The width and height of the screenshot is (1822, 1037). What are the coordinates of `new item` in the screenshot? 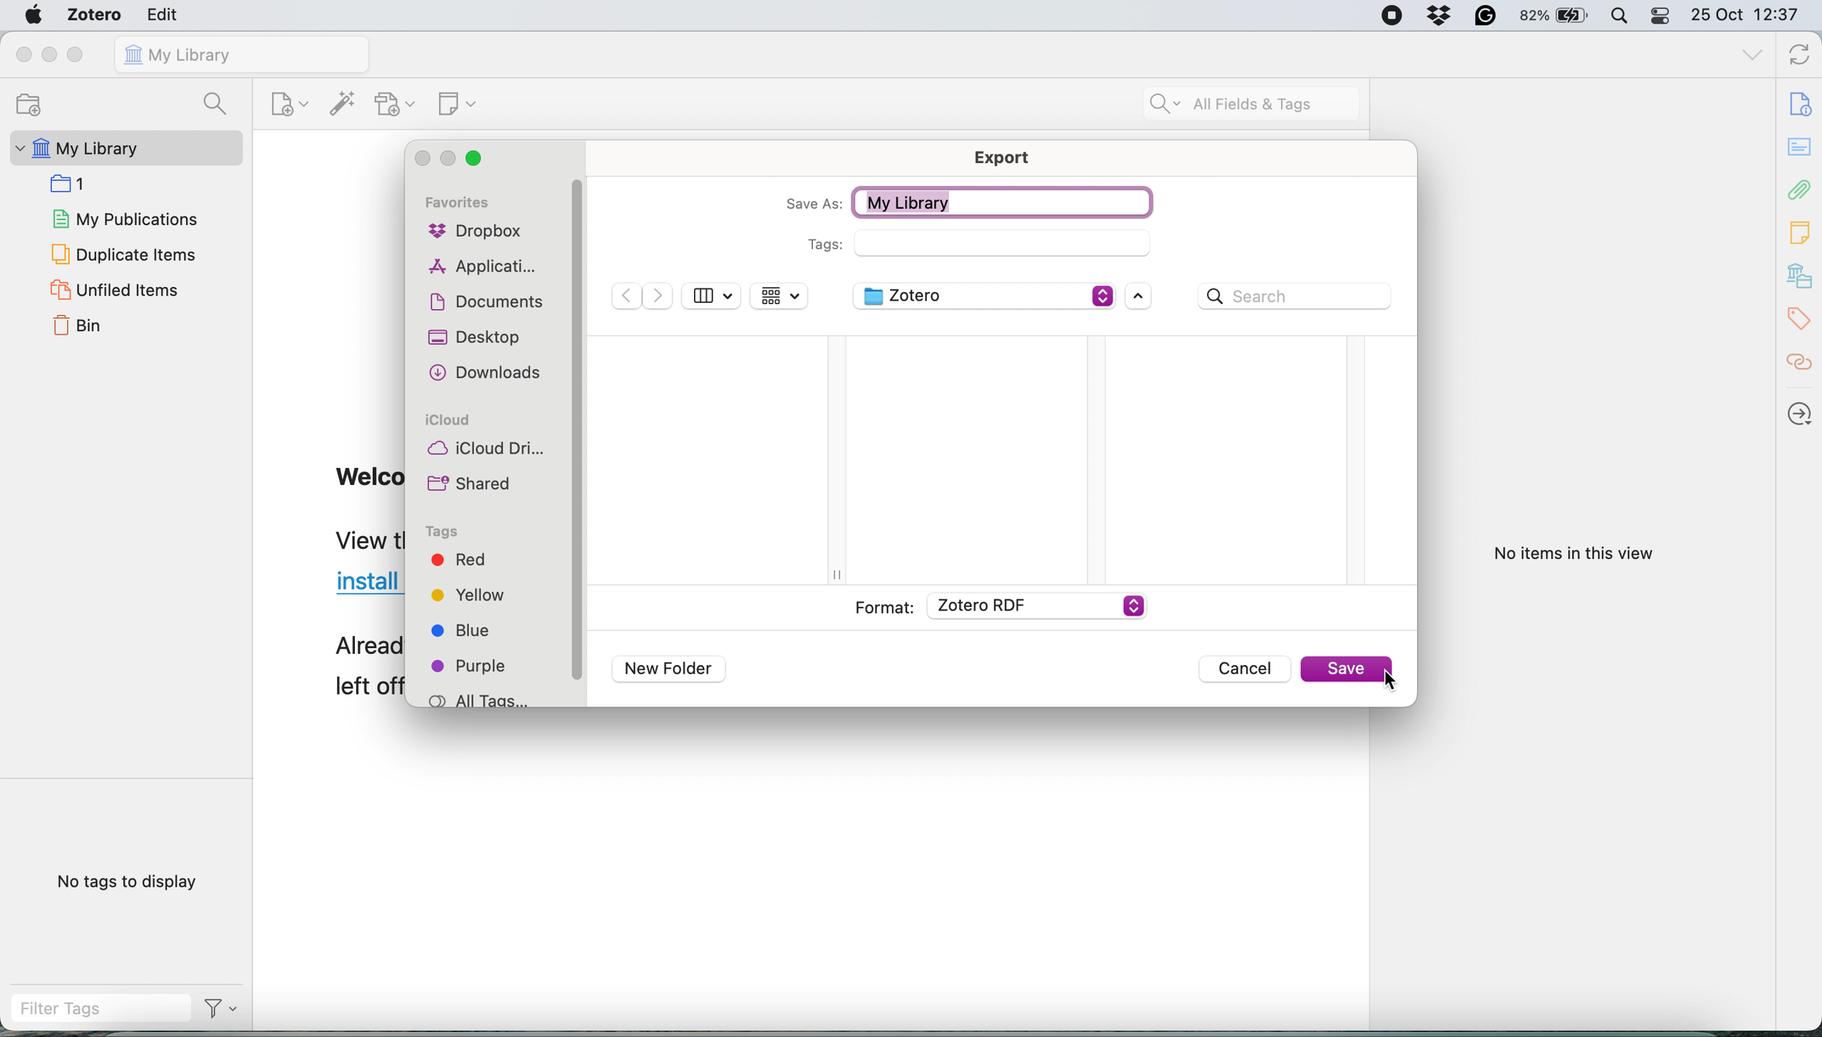 It's located at (289, 105).